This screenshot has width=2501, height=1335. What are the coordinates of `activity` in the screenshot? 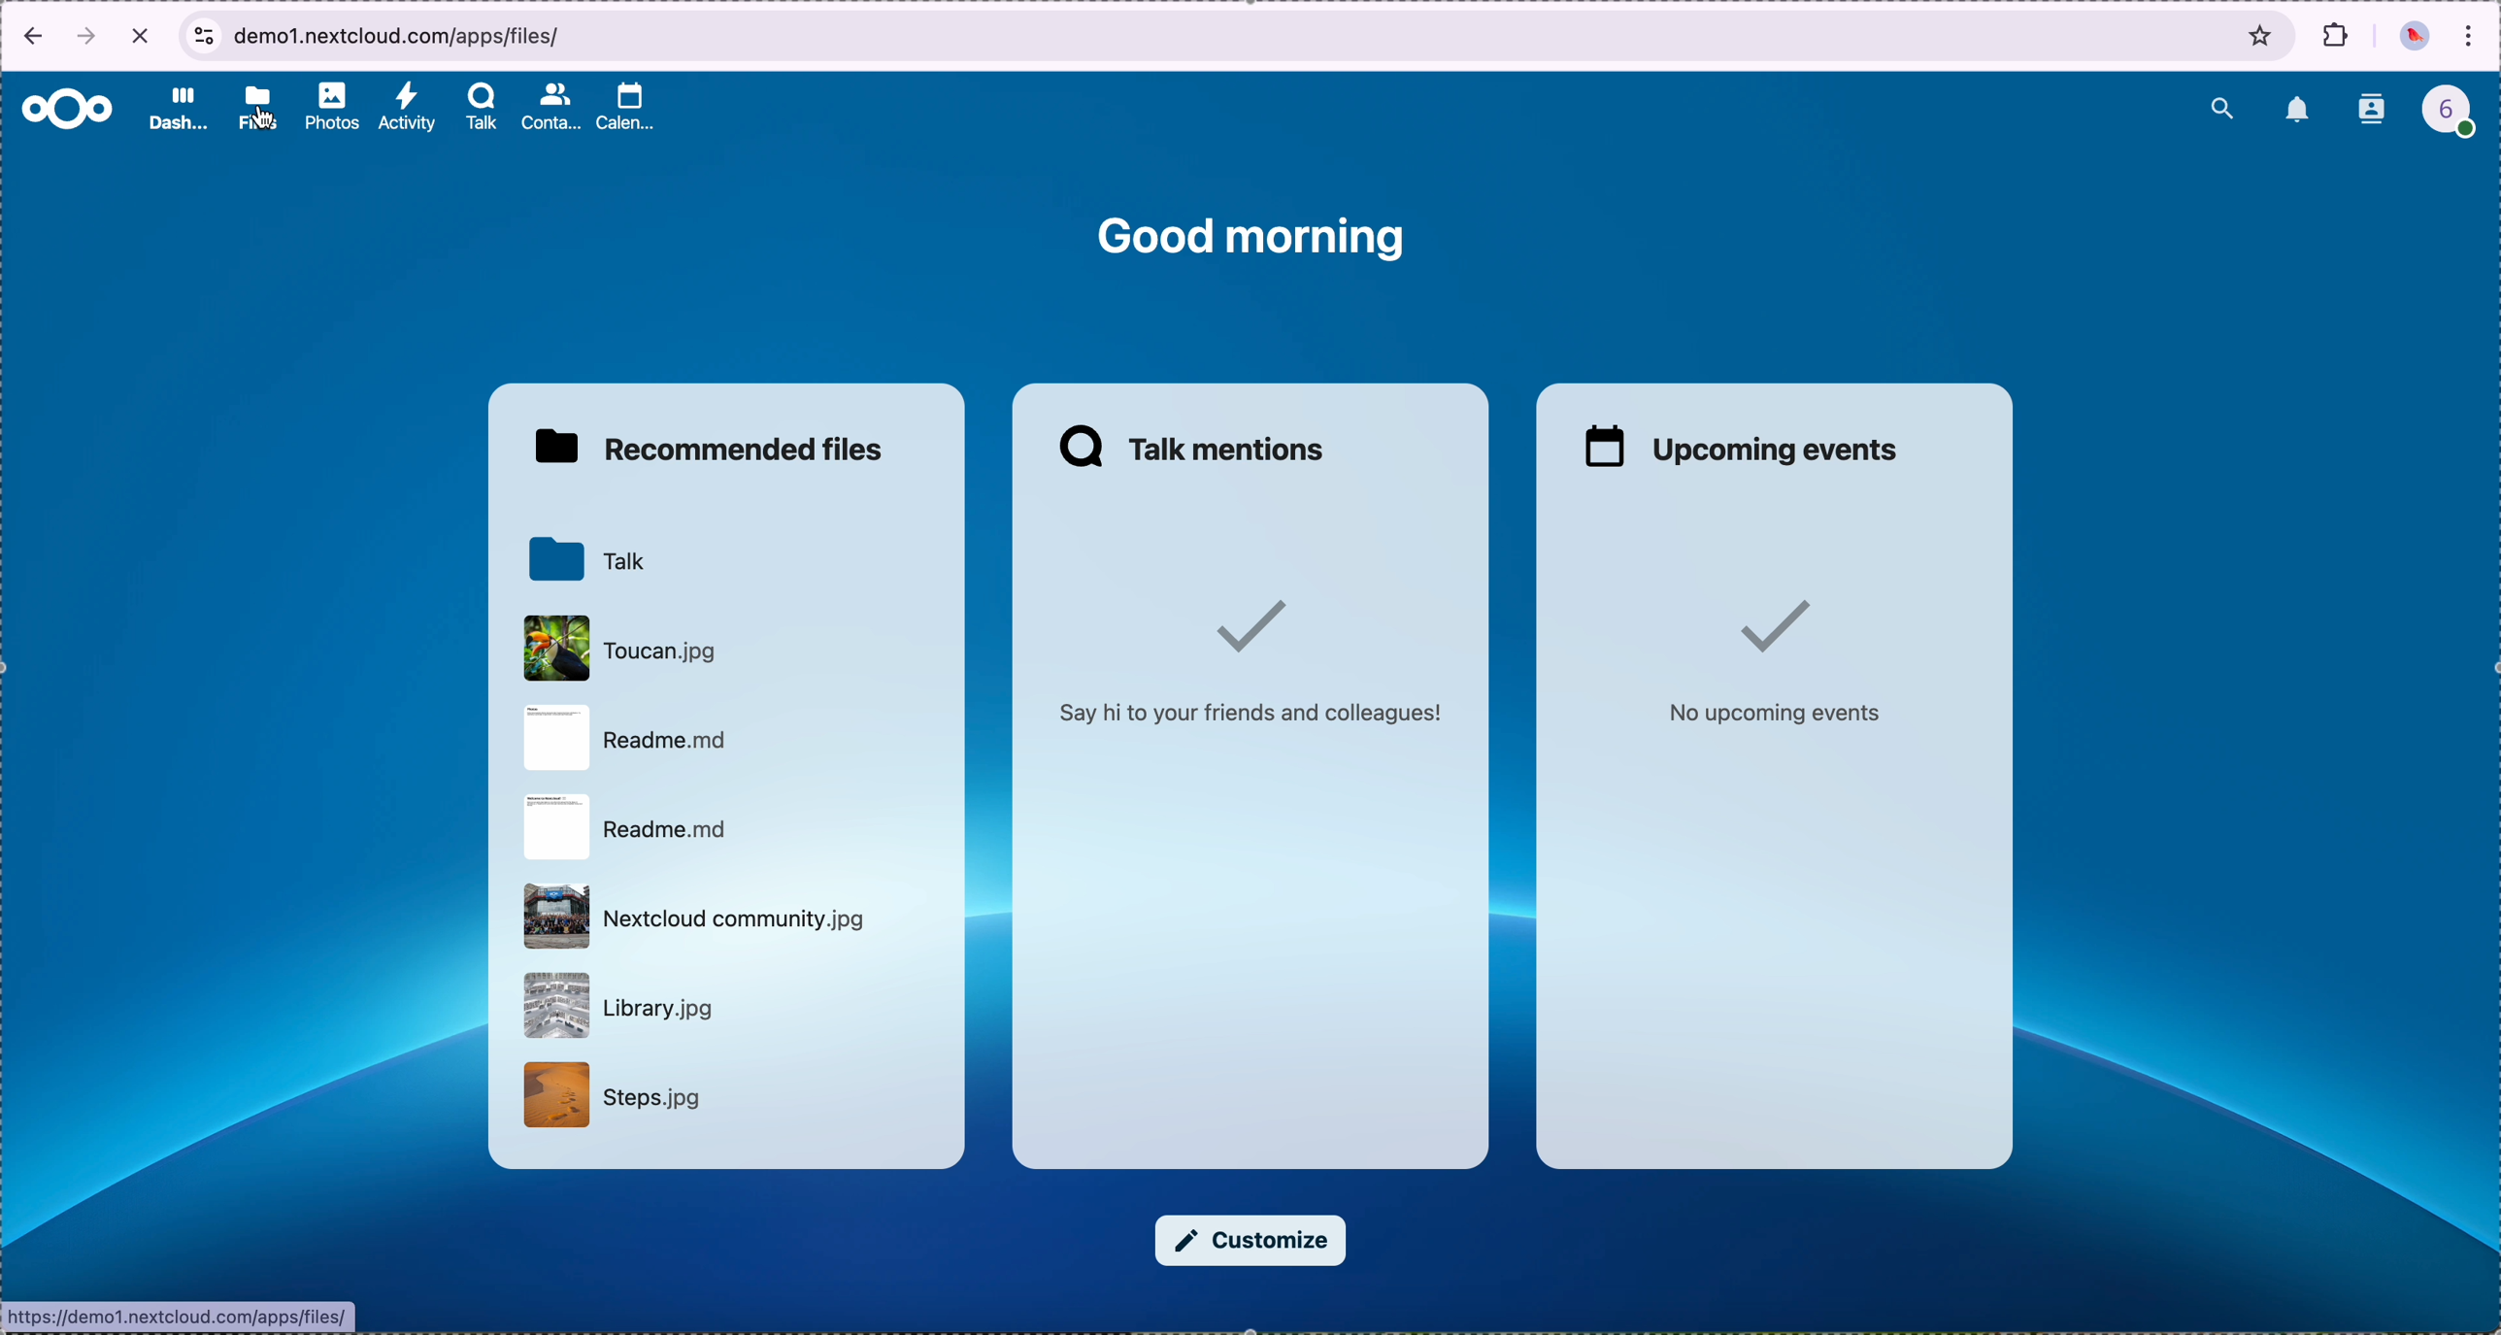 It's located at (406, 108).